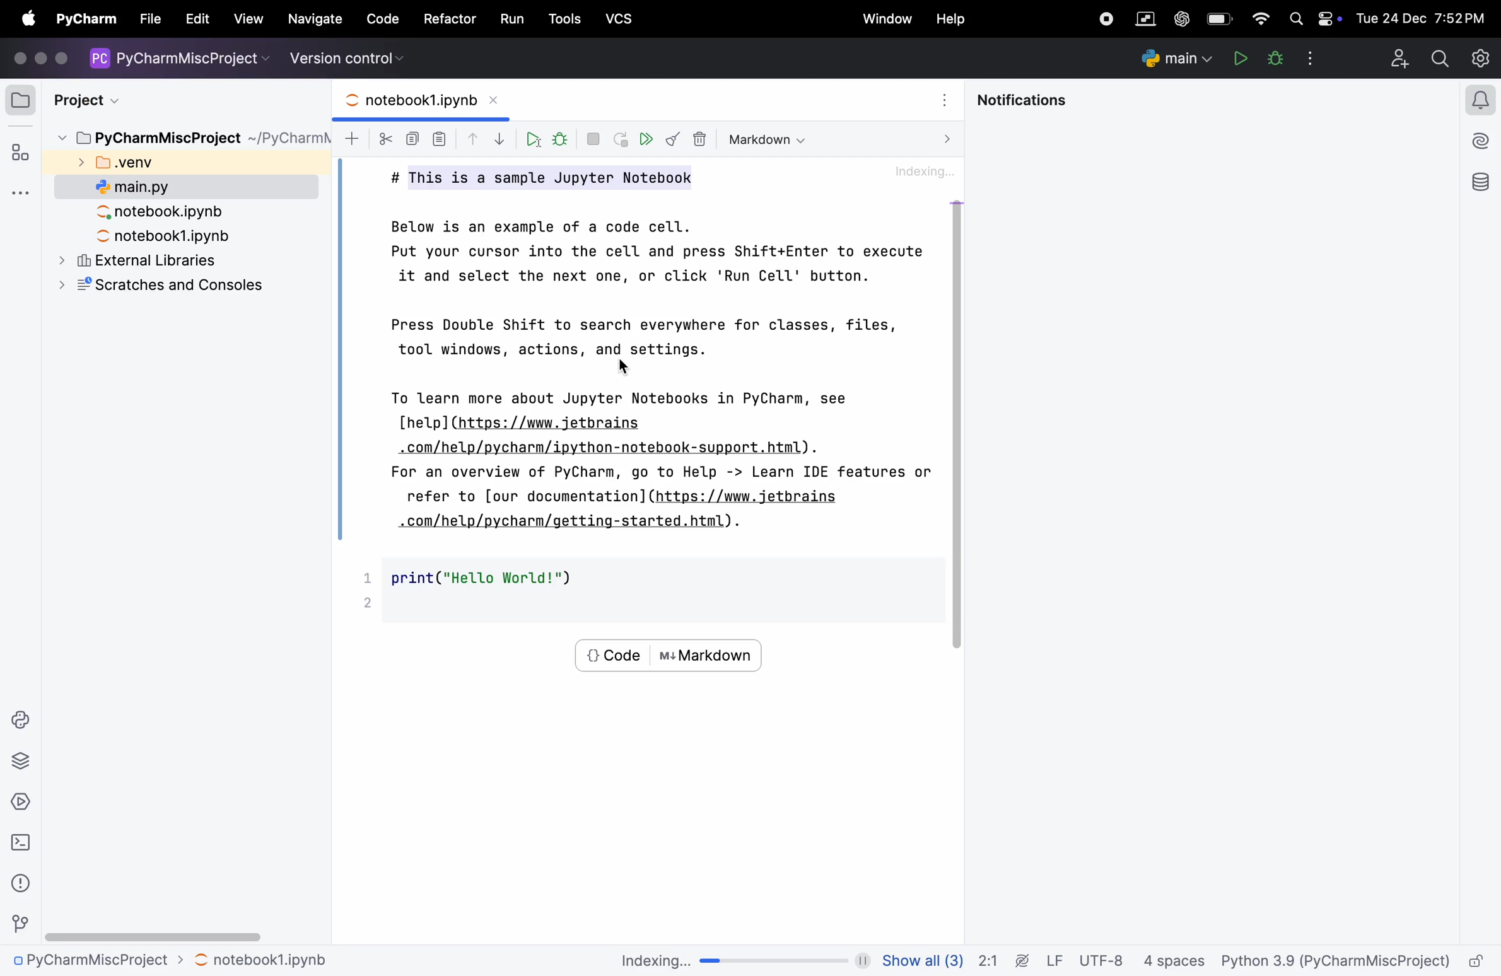 This screenshot has height=976, width=1501. What do you see at coordinates (884, 15) in the screenshot?
I see `window` at bounding box center [884, 15].